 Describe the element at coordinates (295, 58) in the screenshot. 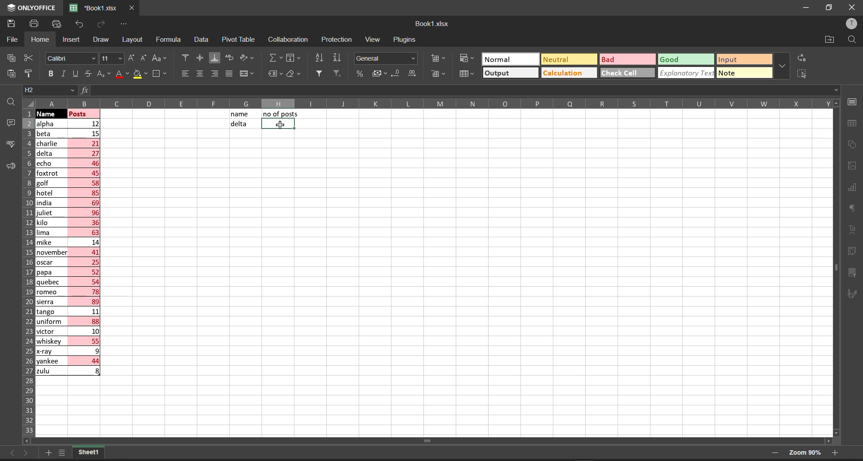

I see `fill` at that location.